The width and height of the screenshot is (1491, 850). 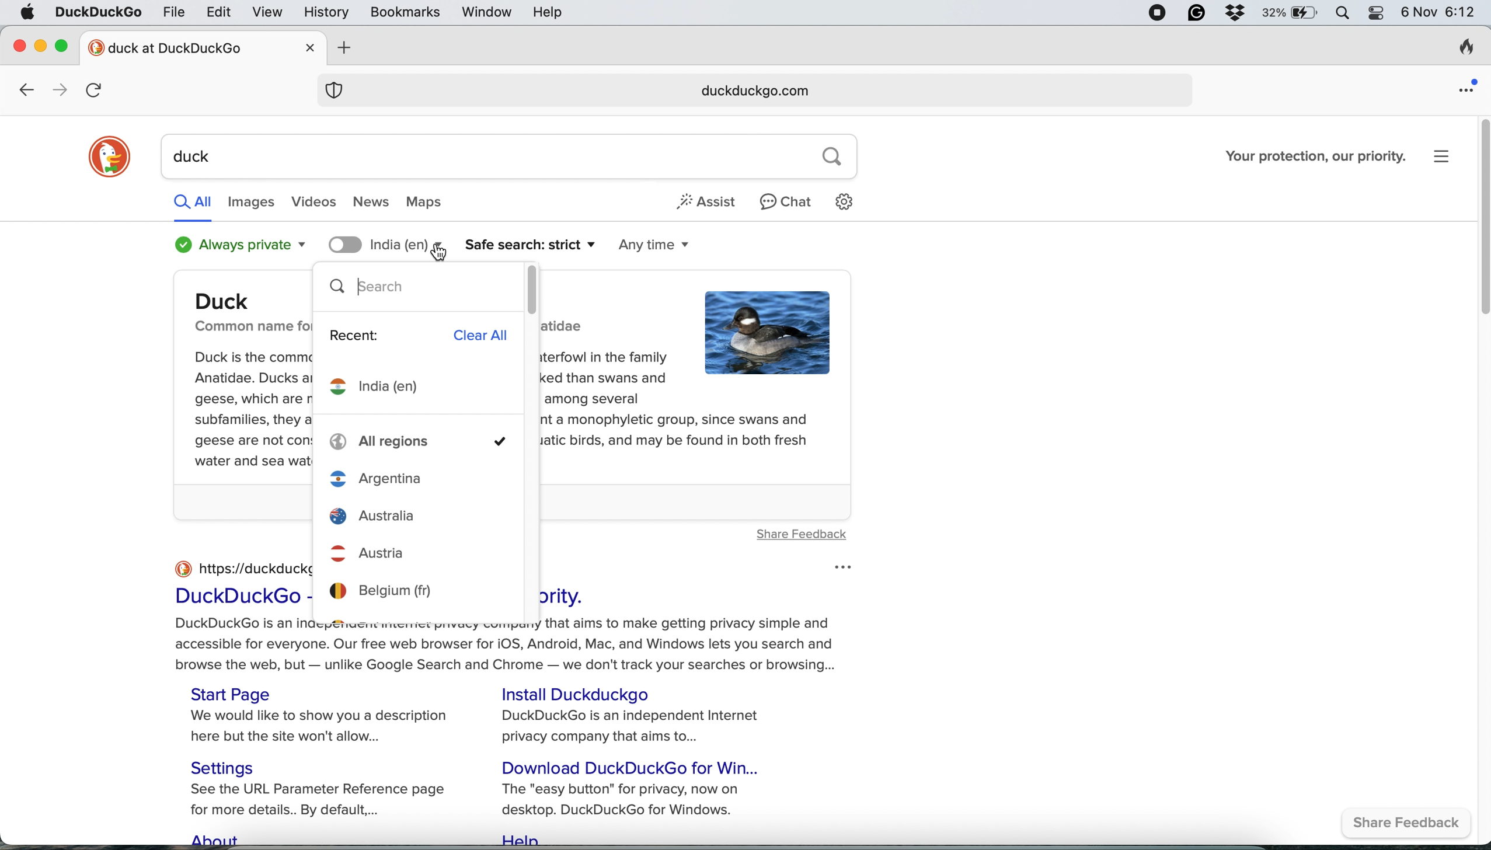 I want to click on system logo, so click(x=26, y=13).